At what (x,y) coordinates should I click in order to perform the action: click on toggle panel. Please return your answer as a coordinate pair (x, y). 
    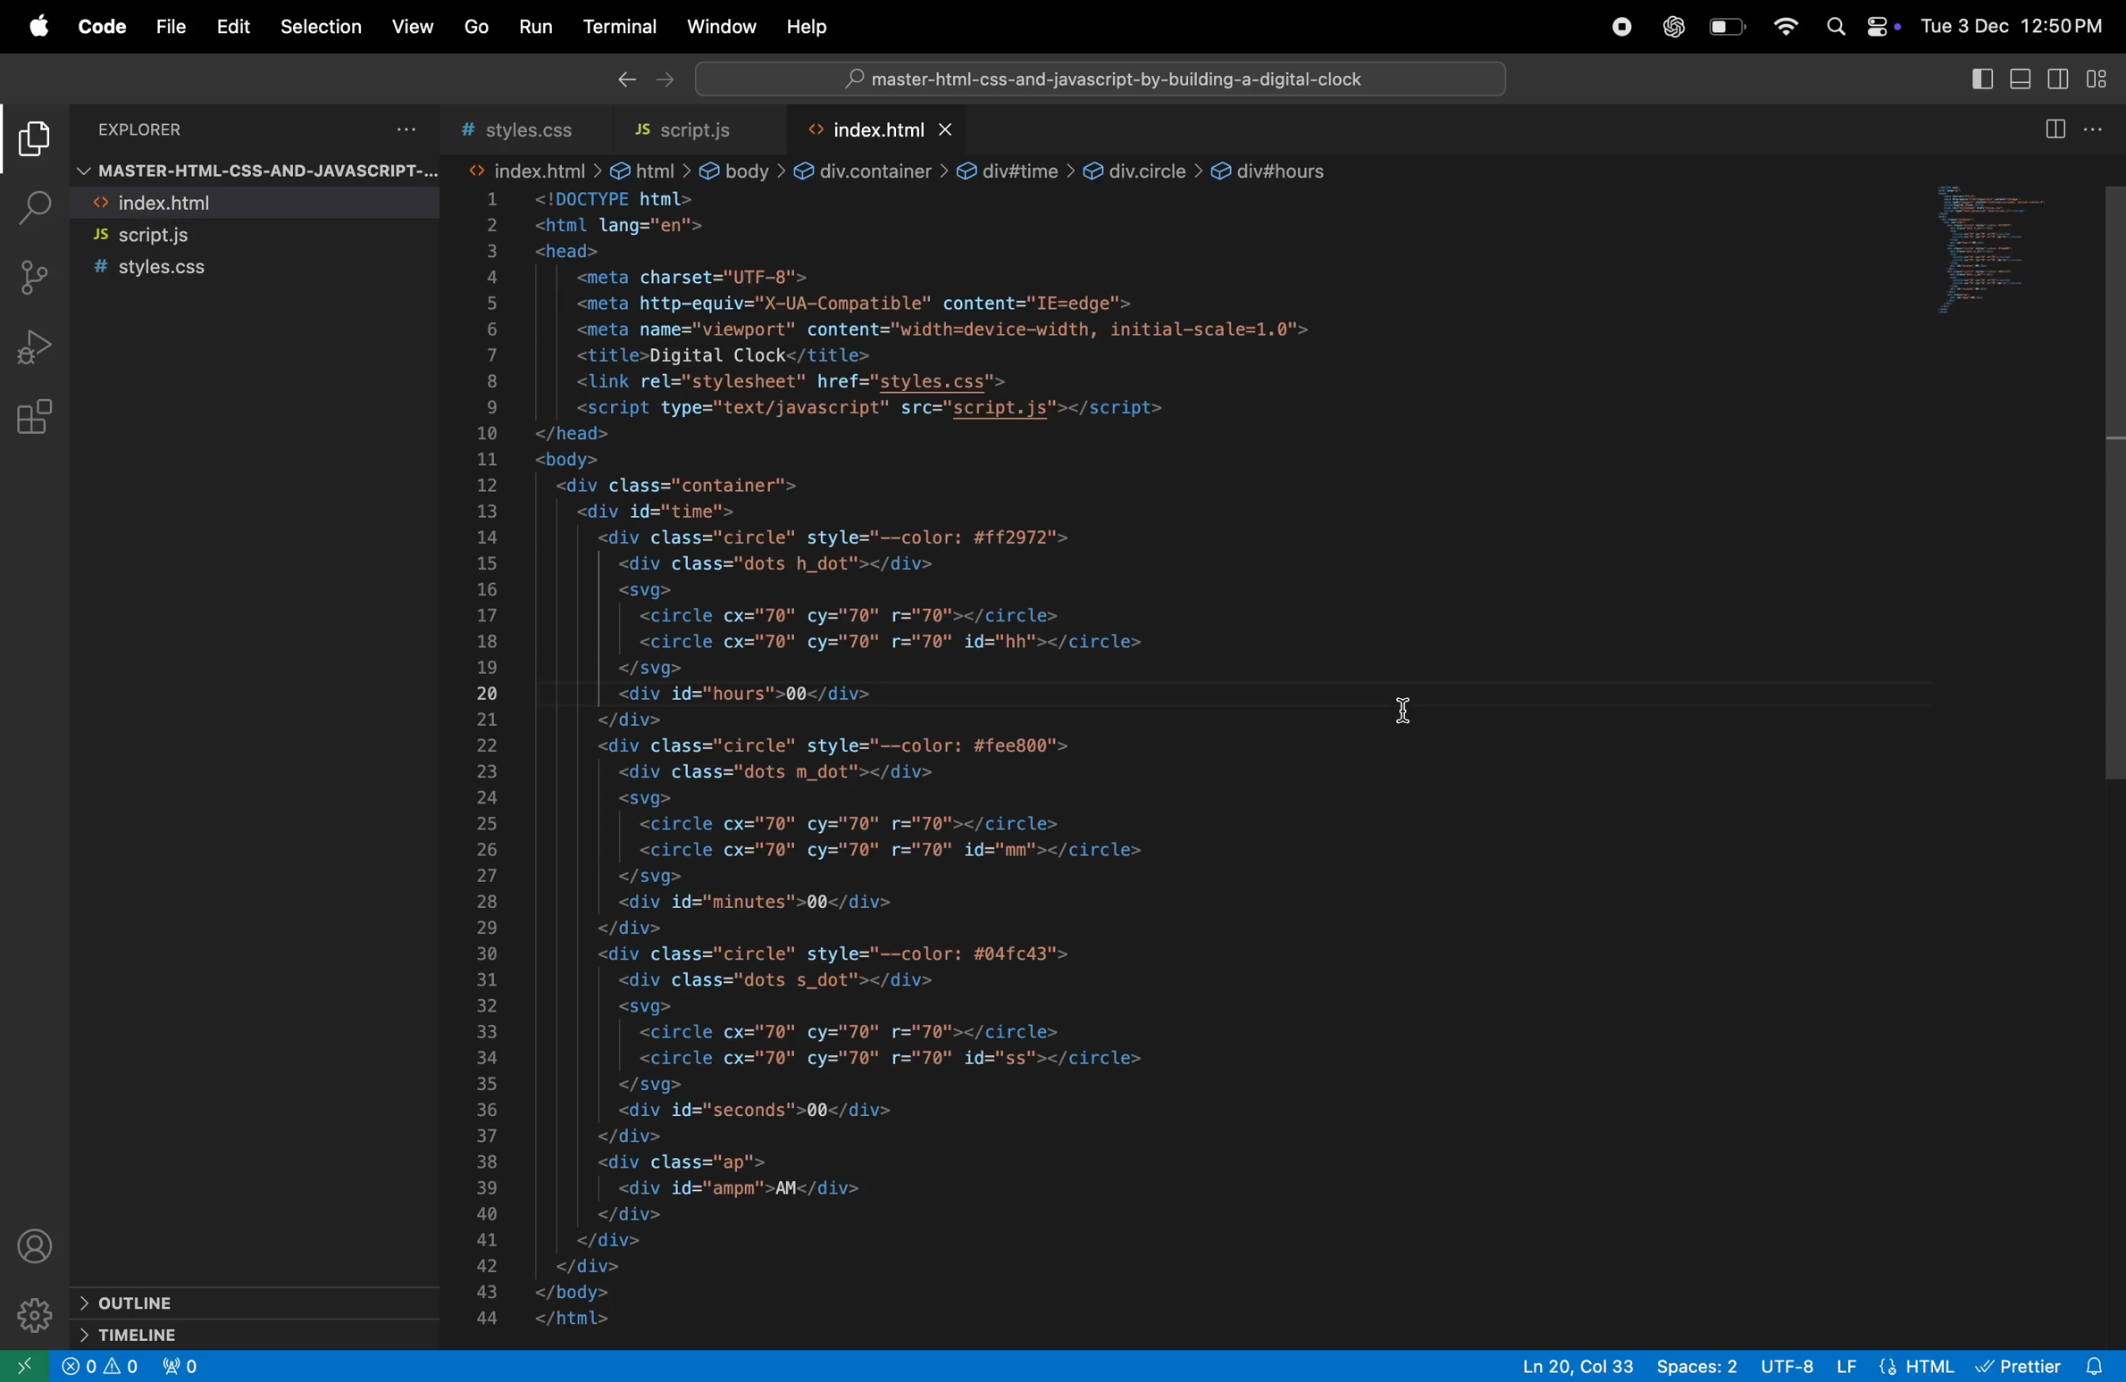
    Looking at the image, I should click on (1978, 78).